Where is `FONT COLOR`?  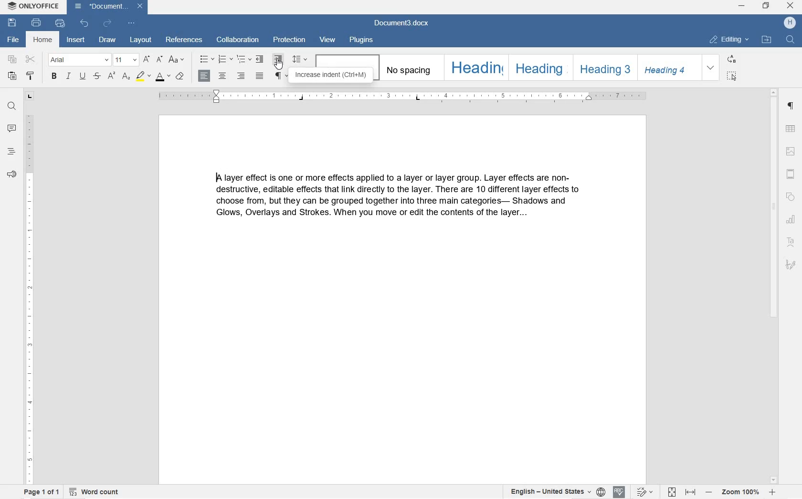
FONT COLOR is located at coordinates (161, 76).